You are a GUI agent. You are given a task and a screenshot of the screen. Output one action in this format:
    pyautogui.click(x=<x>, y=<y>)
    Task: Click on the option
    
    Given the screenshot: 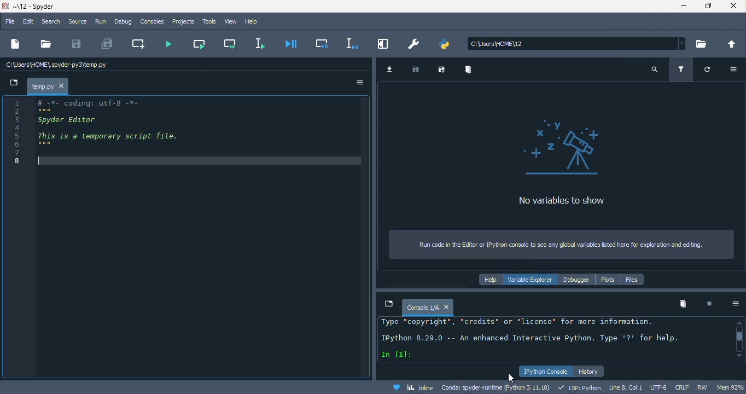 What is the action you would take?
    pyautogui.click(x=731, y=304)
    